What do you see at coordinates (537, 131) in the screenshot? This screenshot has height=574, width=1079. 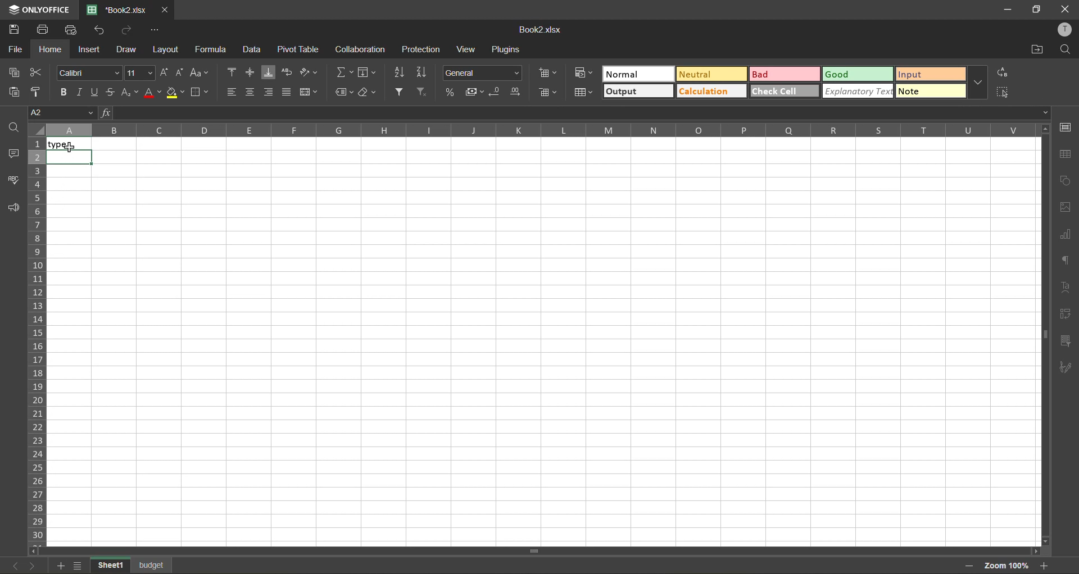 I see `column names` at bounding box center [537, 131].